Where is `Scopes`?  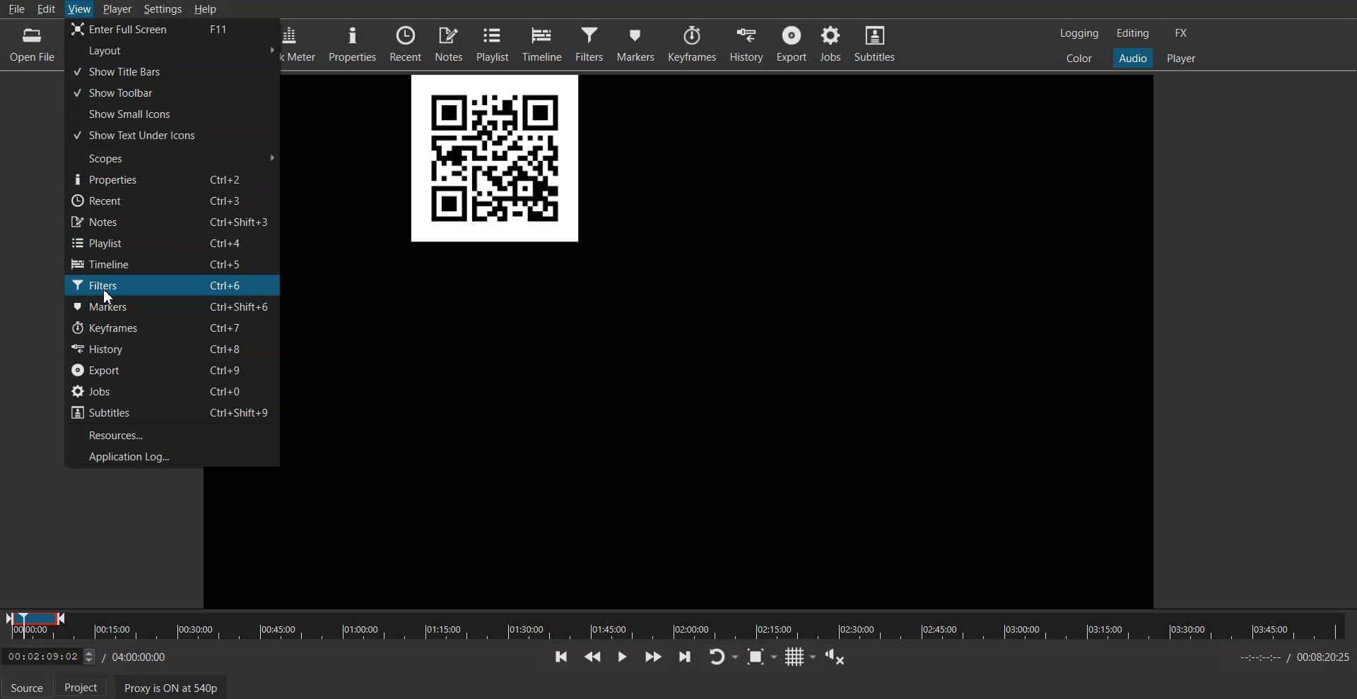
Scopes is located at coordinates (172, 157).